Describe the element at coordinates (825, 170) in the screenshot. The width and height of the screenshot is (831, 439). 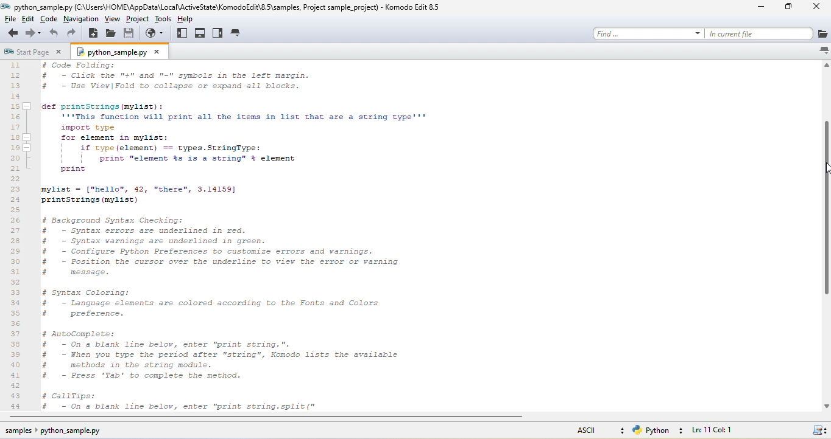
I see `cursor` at that location.